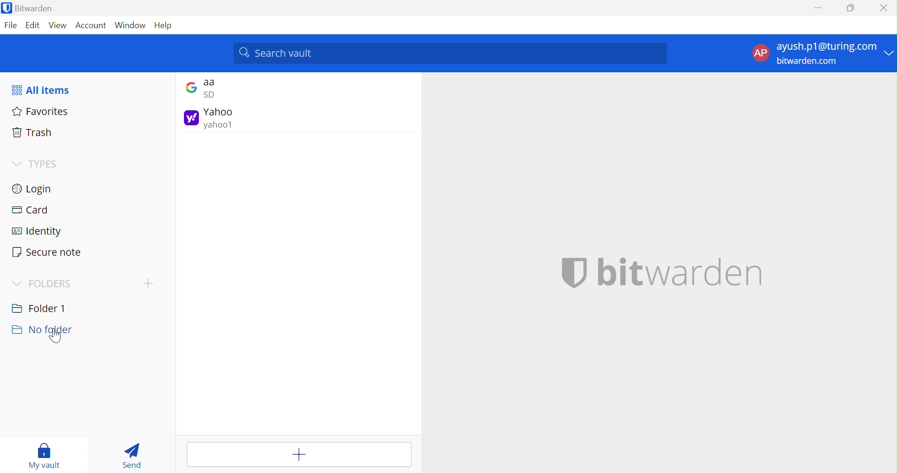 This screenshot has width=897, height=473. I want to click on My vault, so click(46, 456).